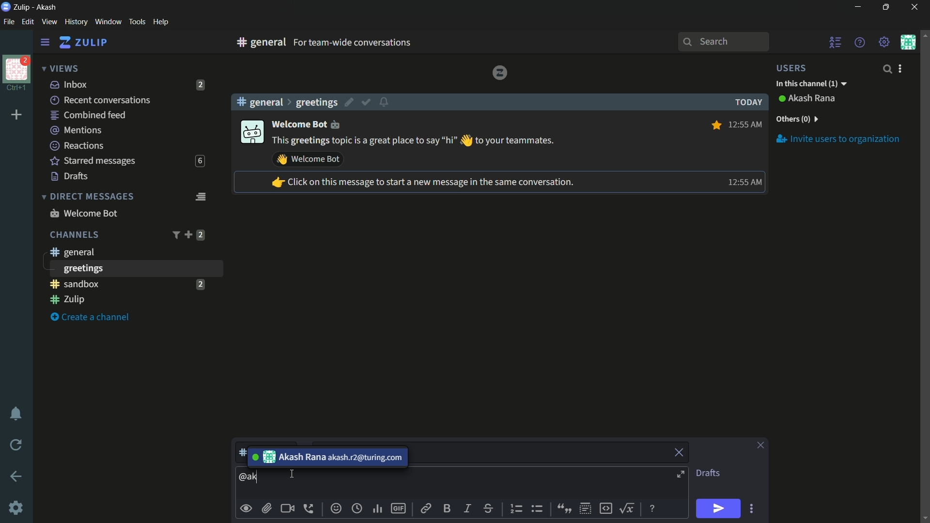 The height and width of the screenshot is (523, 930). Describe the element at coordinates (629, 508) in the screenshot. I see `maths` at that location.